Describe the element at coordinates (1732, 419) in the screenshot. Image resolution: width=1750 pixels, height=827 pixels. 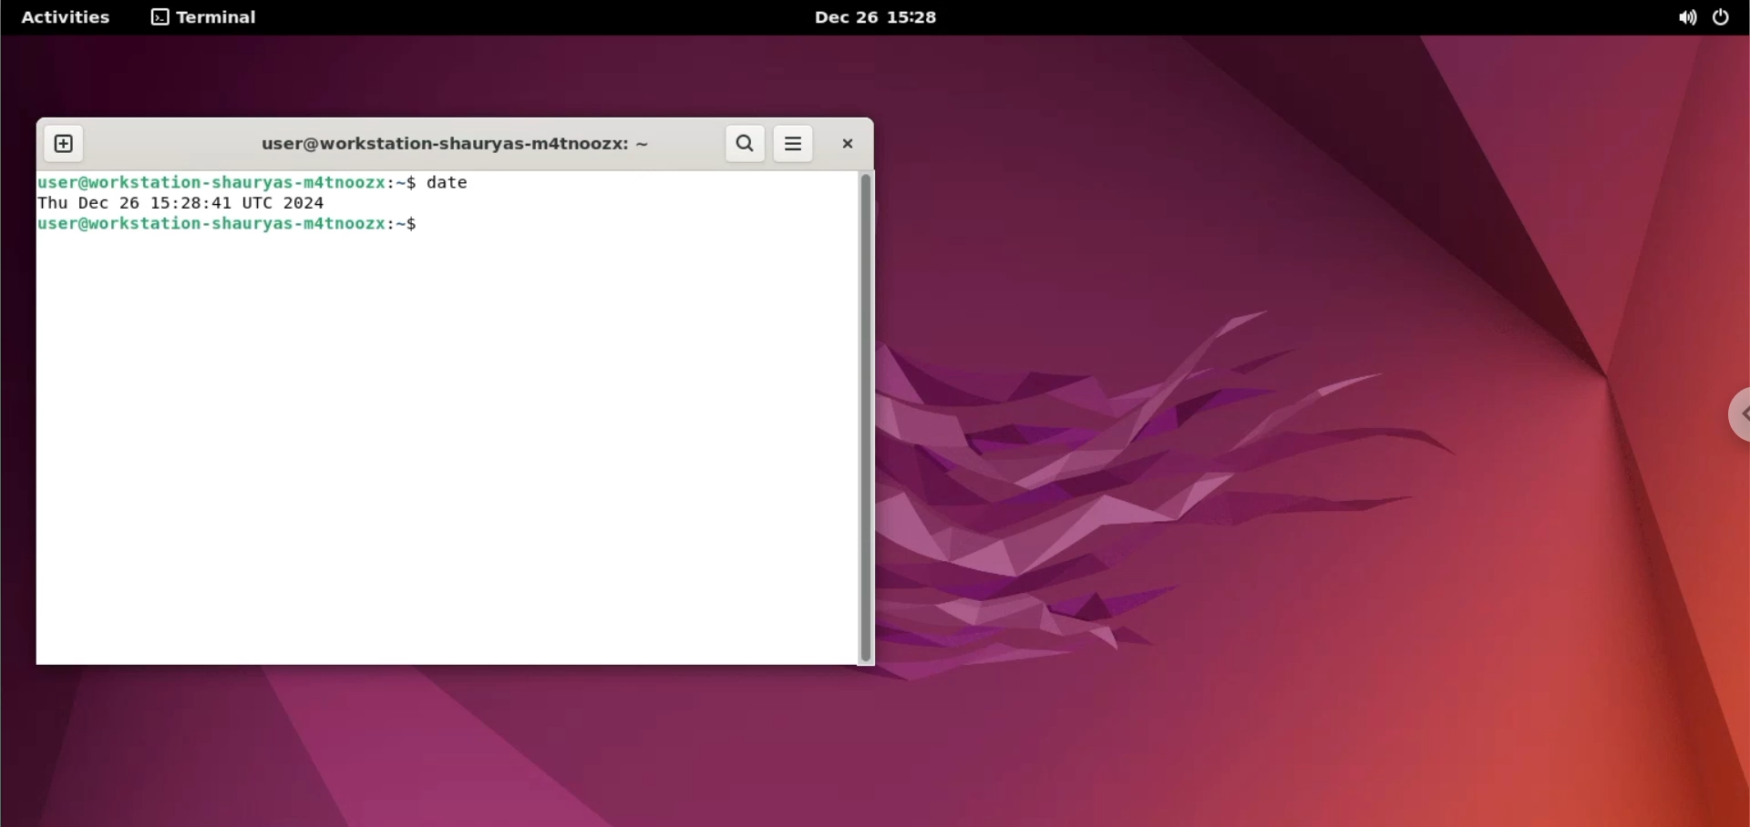
I see `chrome options` at that location.